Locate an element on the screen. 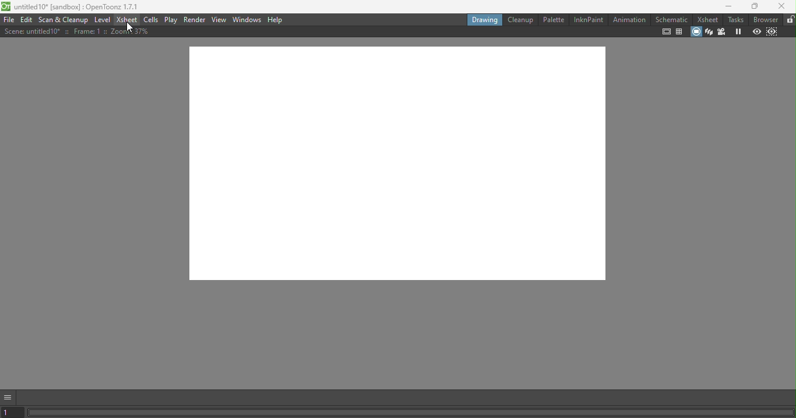 The image size is (796, 418). Maximize is located at coordinates (753, 7).